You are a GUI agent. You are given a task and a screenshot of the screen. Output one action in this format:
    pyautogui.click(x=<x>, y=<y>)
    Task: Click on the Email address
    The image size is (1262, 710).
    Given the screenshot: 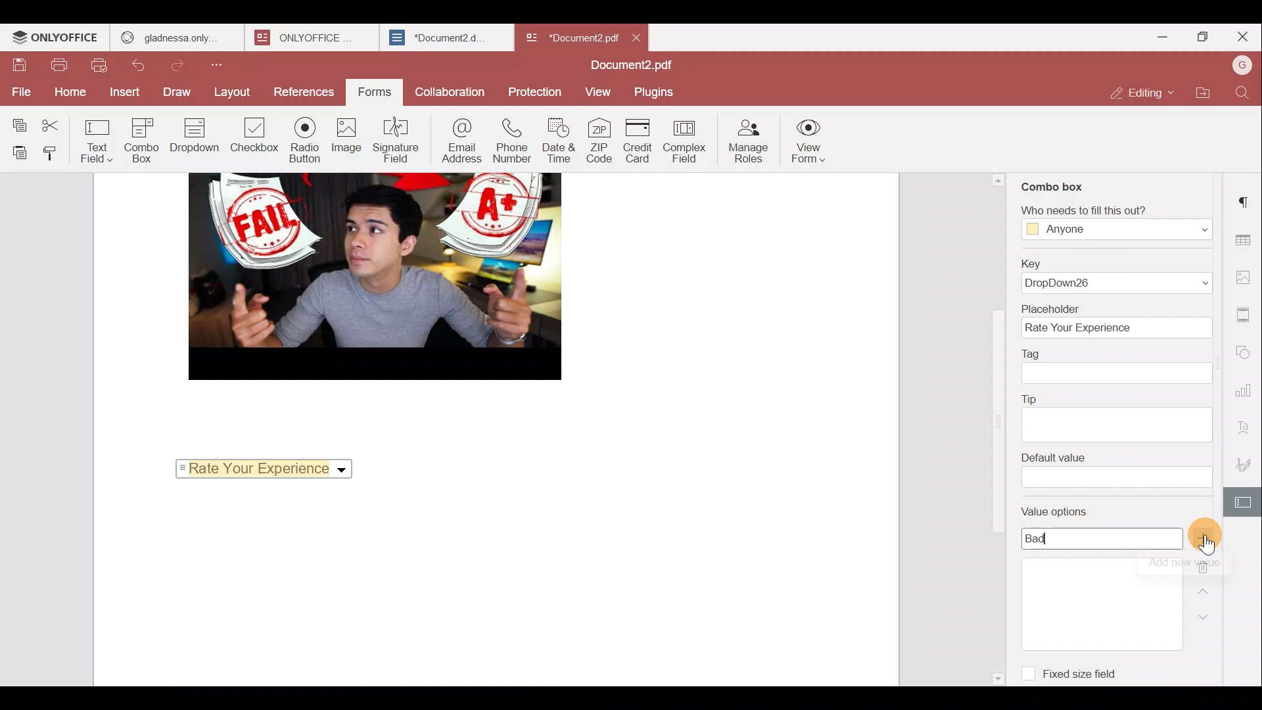 What is the action you would take?
    pyautogui.click(x=460, y=140)
    